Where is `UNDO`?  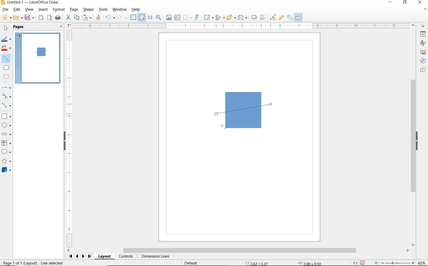 UNDO is located at coordinates (110, 18).